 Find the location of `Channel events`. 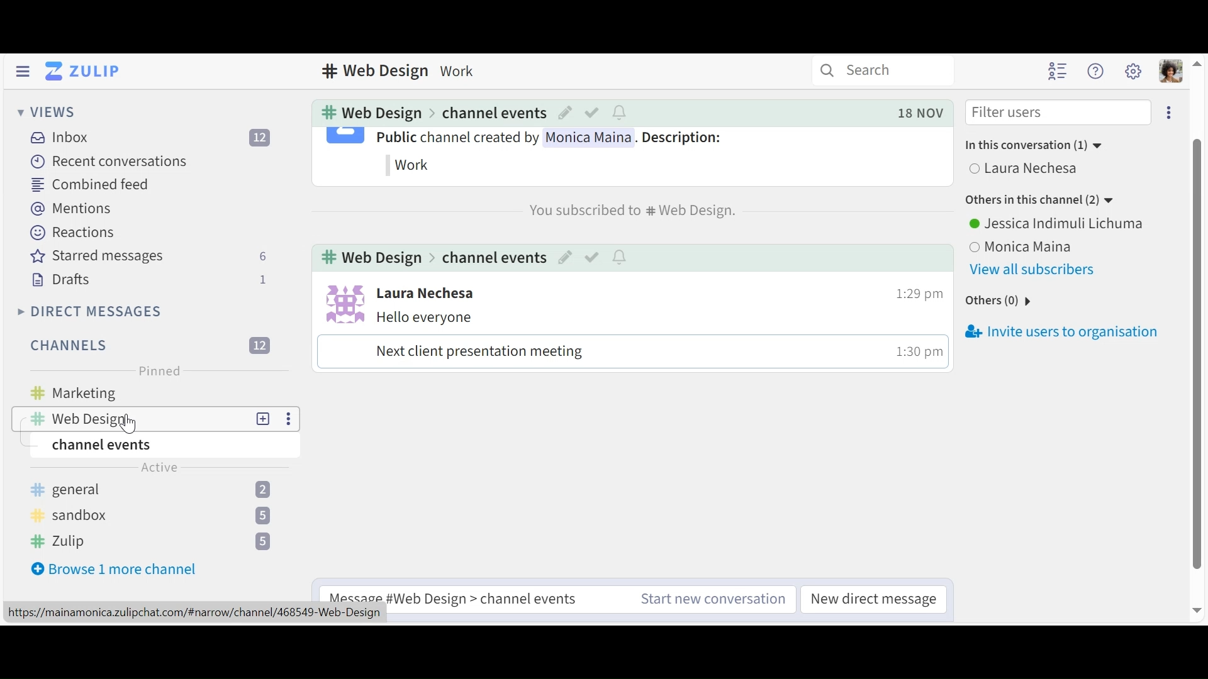

Channel events is located at coordinates (490, 256).